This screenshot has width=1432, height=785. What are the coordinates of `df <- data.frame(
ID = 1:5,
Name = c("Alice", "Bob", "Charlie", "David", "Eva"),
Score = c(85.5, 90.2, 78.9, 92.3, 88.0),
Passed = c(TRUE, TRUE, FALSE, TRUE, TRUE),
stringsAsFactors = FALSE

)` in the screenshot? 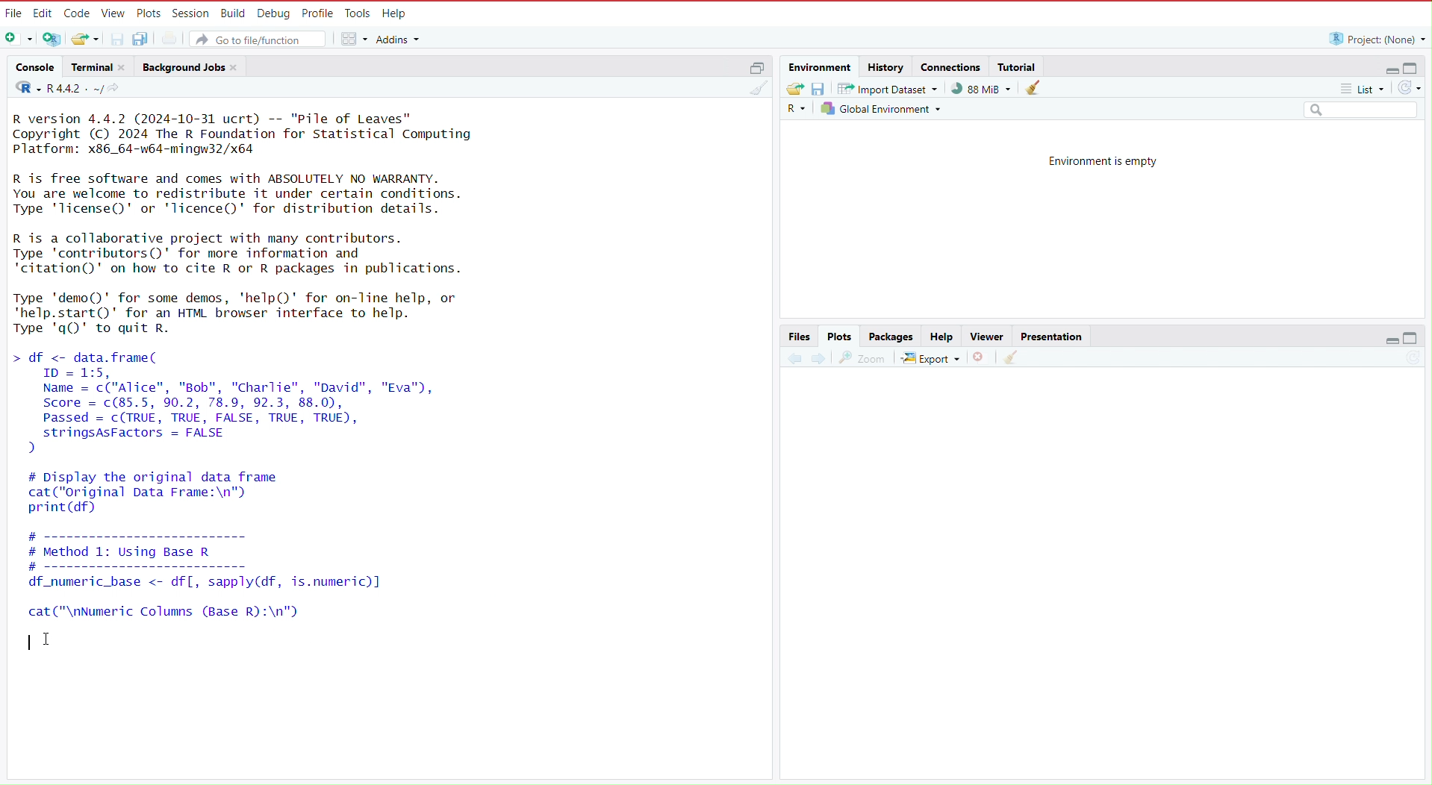 It's located at (243, 402).